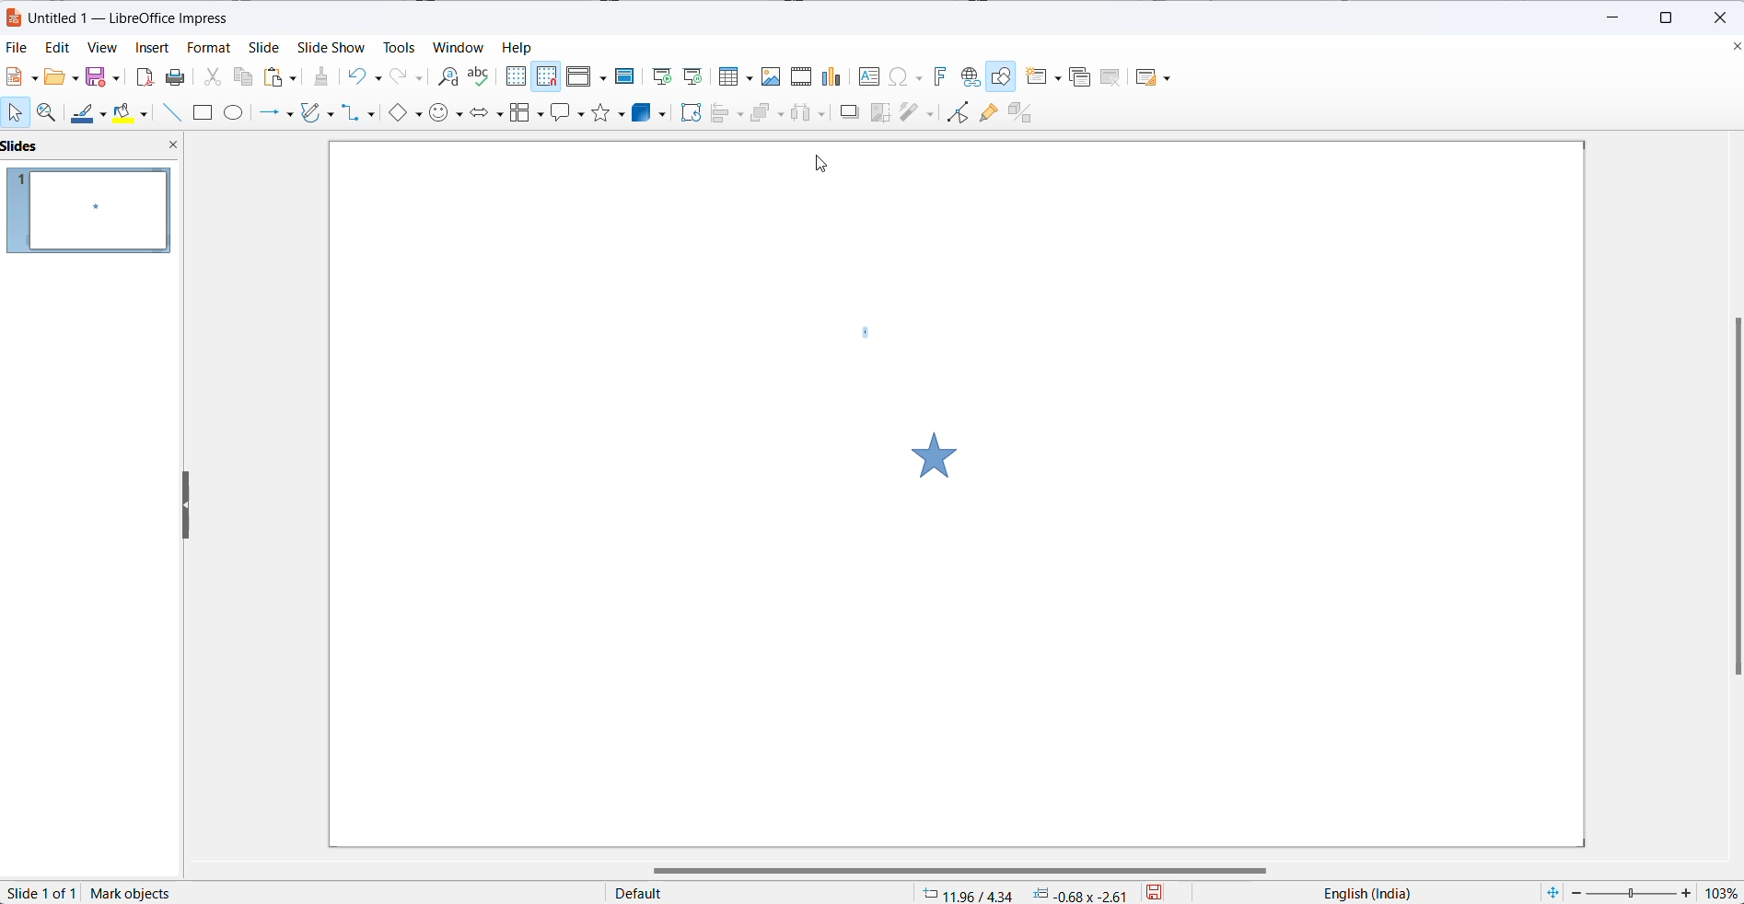  I want to click on filters, so click(915, 112).